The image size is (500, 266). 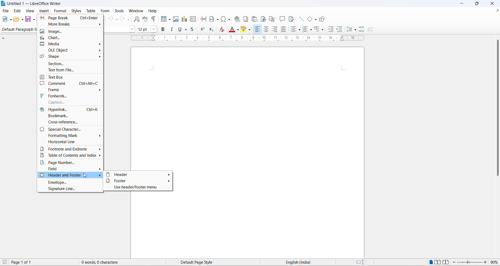 I want to click on show track changes functions, so click(x=291, y=19).